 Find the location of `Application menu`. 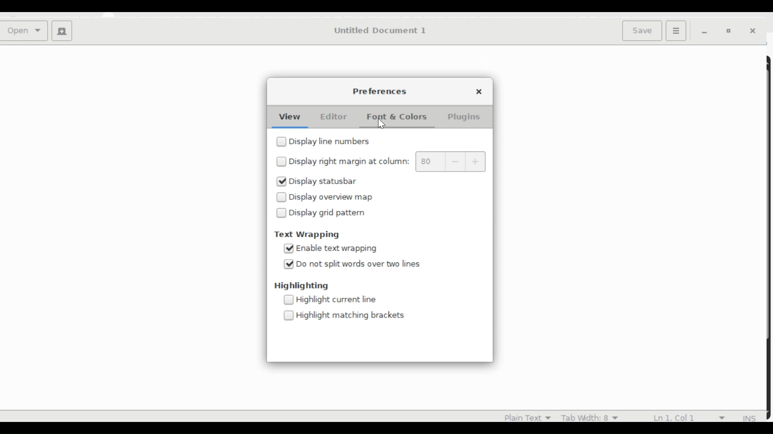

Application menu is located at coordinates (676, 30).